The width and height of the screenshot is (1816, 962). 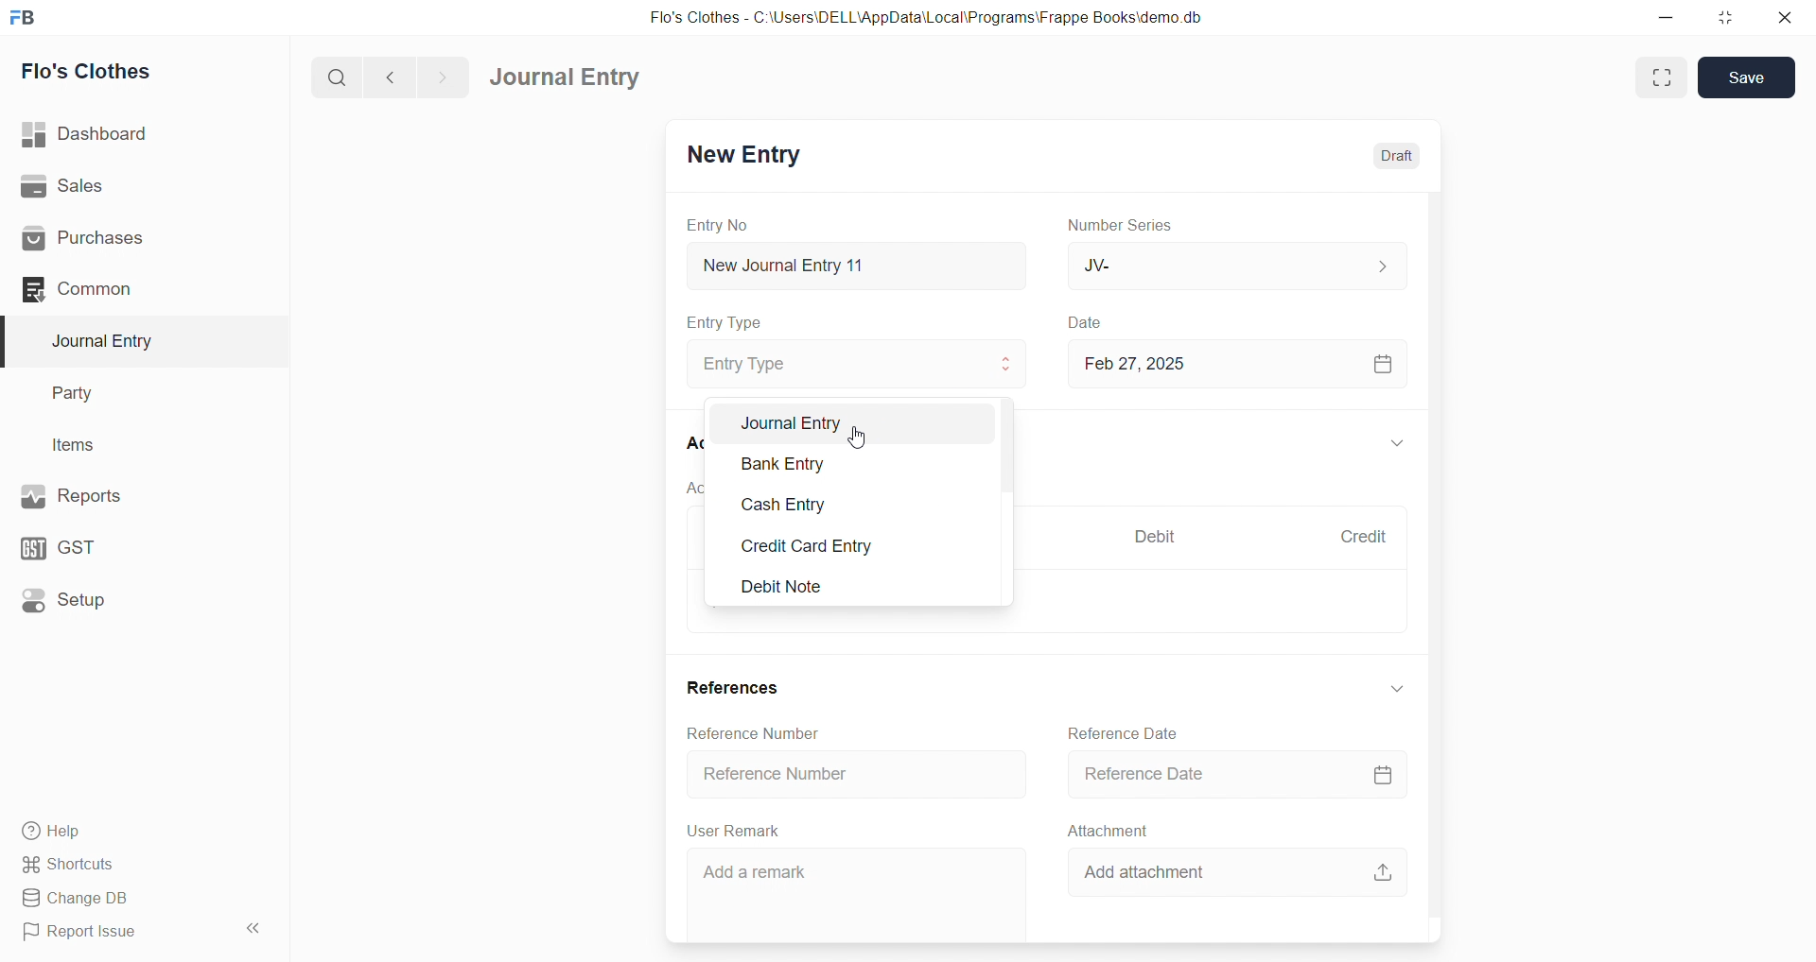 I want to click on References, so click(x=737, y=690).